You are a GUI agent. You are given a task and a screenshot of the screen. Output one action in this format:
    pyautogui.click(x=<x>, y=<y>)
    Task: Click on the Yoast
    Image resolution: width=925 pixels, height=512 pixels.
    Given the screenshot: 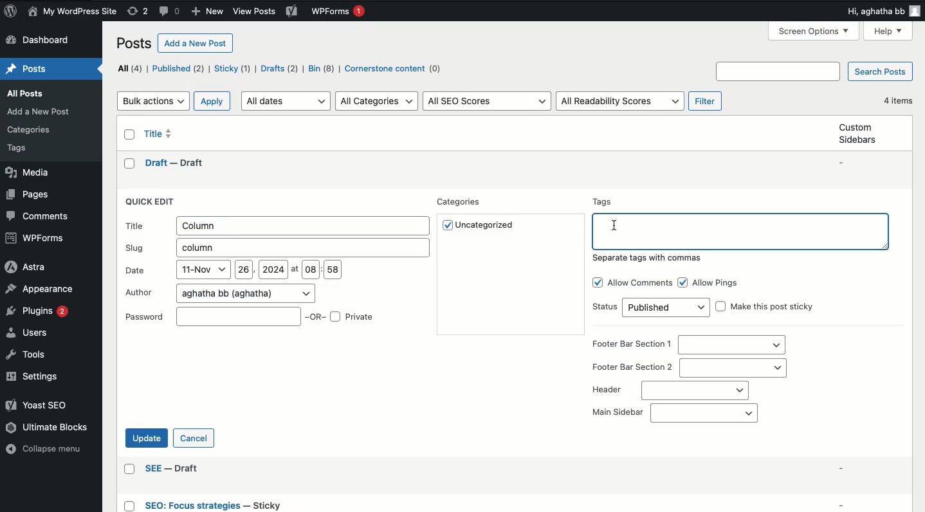 What is the action you would take?
    pyautogui.click(x=41, y=407)
    